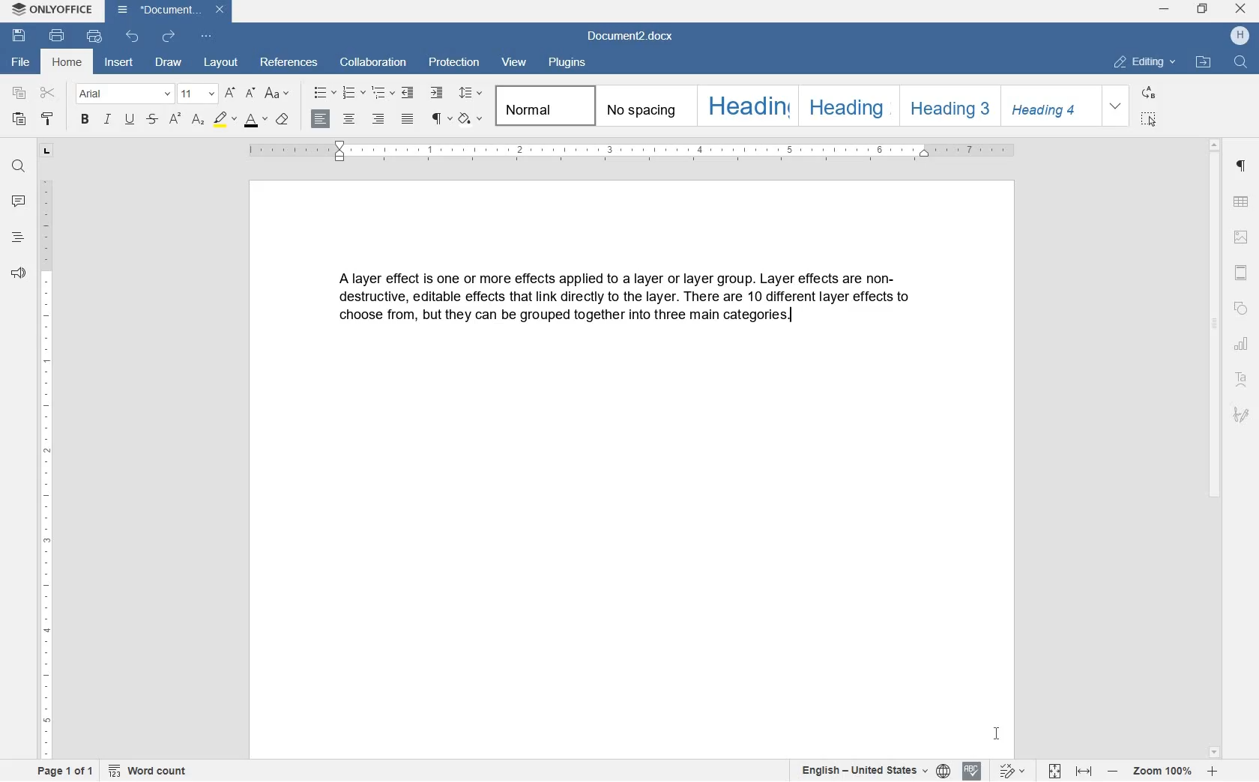 The width and height of the screenshot is (1259, 782). What do you see at coordinates (1165, 10) in the screenshot?
I see `MINIMIZE` at bounding box center [1165, 10].